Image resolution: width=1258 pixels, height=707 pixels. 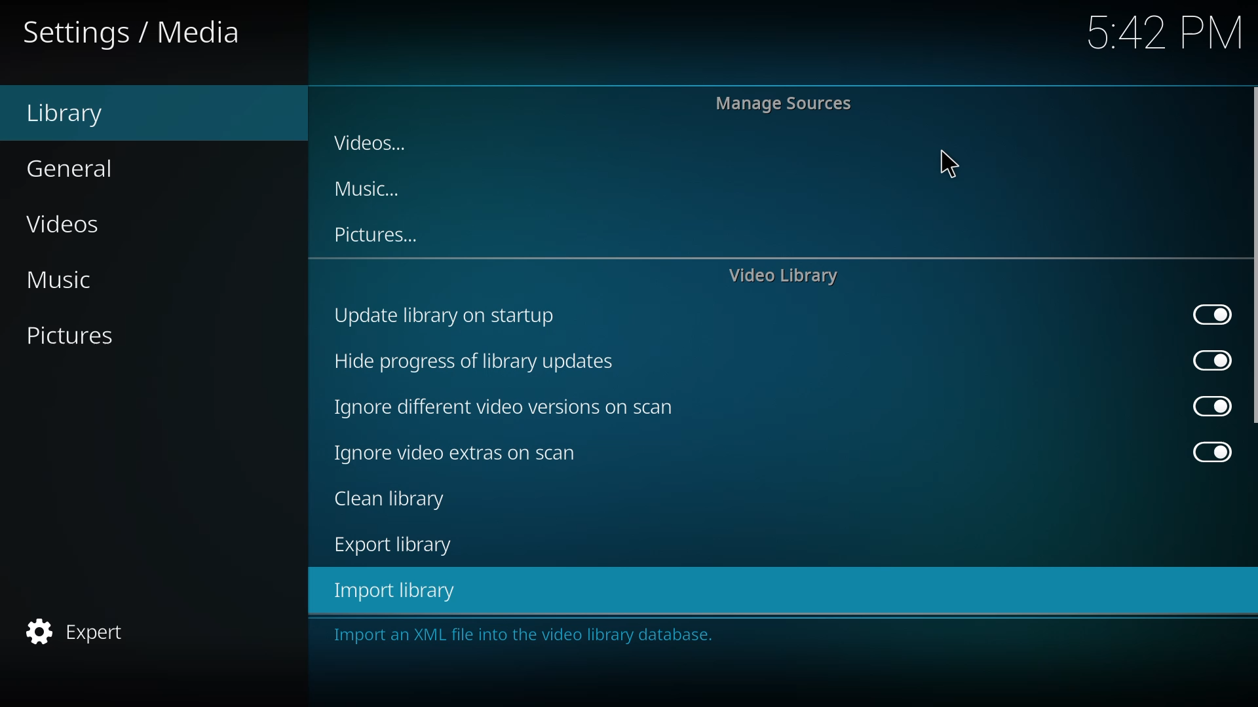 What do you see at coordinates (784, 278) in the screenshot?
I see `video` at bounding box center [784, 278].